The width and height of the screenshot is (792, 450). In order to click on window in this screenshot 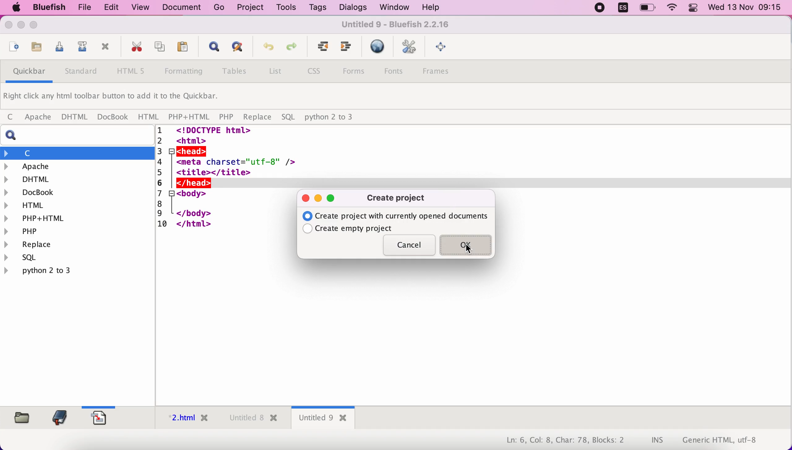, I will do `click(392, 7)`.